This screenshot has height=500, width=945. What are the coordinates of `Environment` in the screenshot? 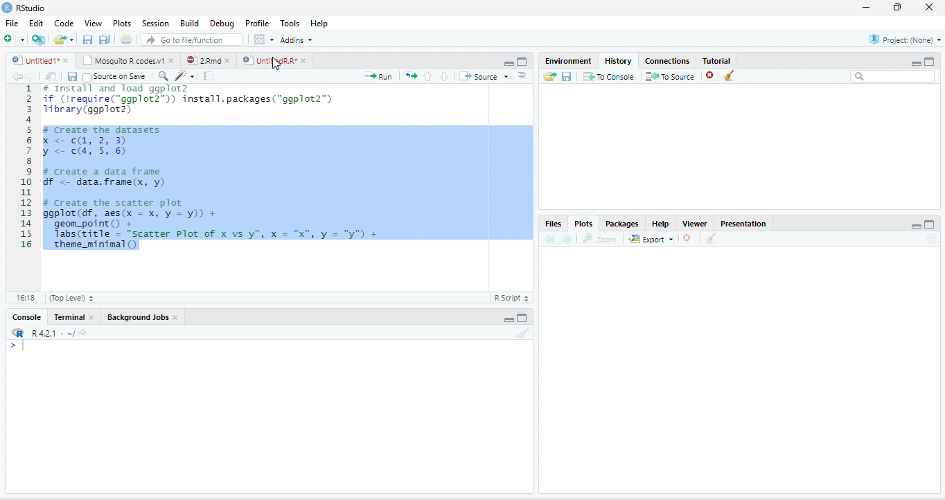 It's located at (568, 61).